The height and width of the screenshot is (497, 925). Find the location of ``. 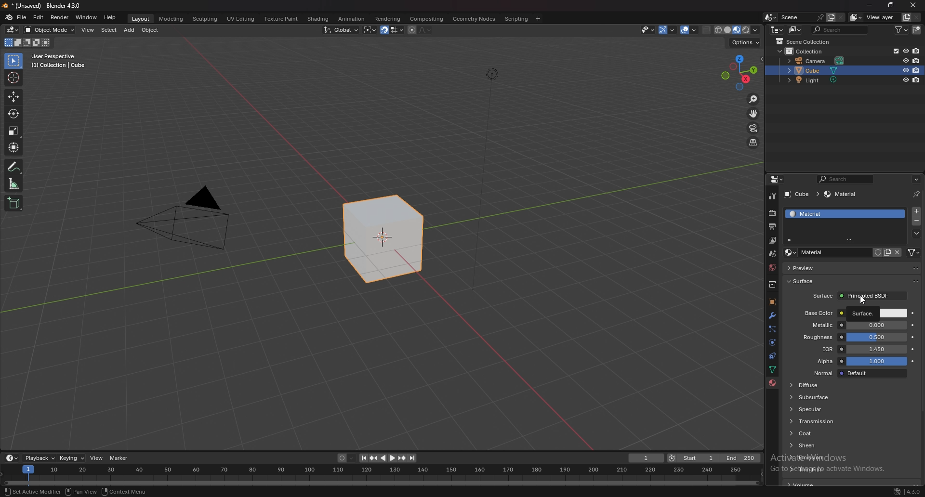

 is located at coordinates (914, 6).